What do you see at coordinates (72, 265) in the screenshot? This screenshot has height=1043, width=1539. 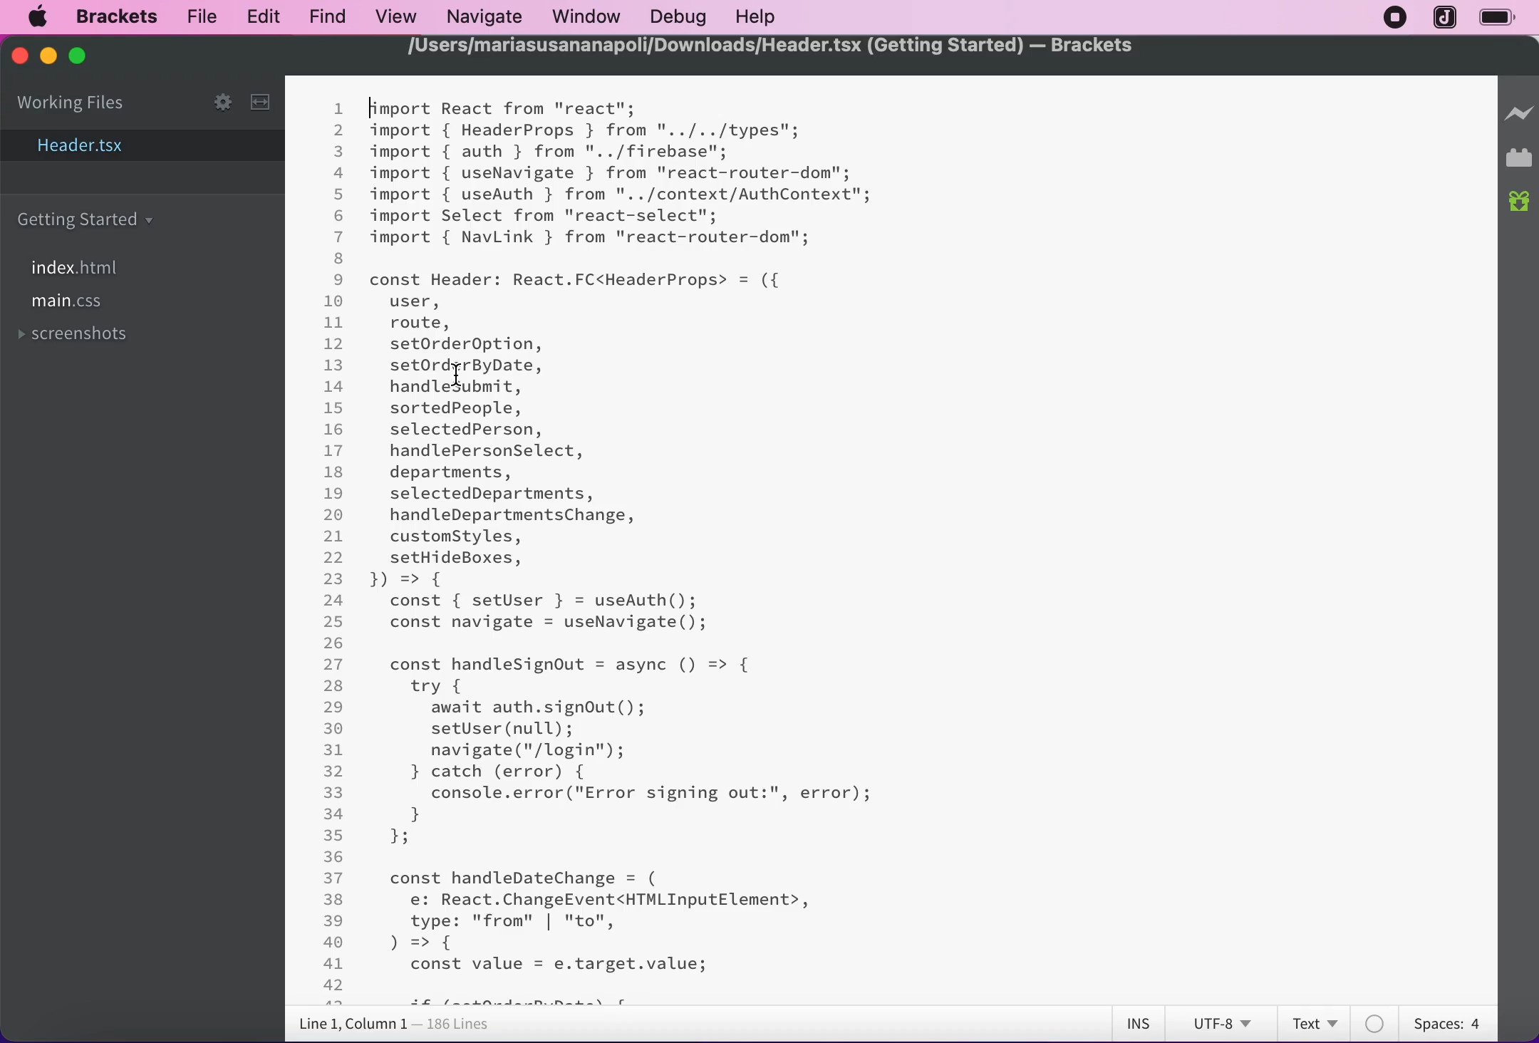 I see `index.html` at bounding box center [72, 265].